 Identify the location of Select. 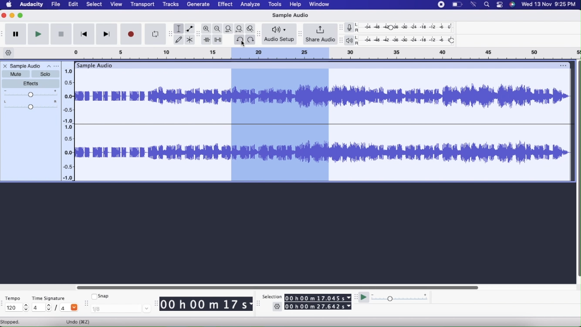
(95, 4).